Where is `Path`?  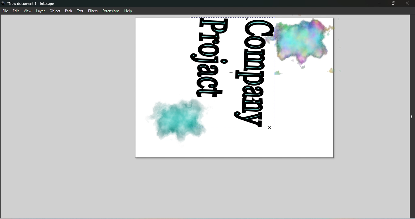 Path is located at coordinates (69, 11).